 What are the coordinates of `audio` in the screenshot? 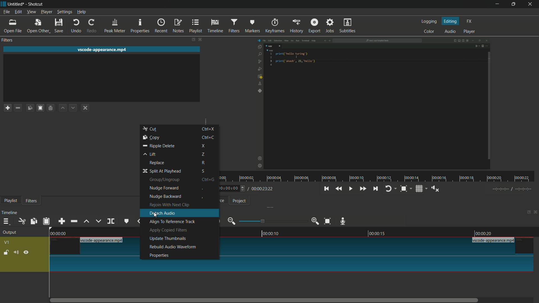 It's located at (450, 31).